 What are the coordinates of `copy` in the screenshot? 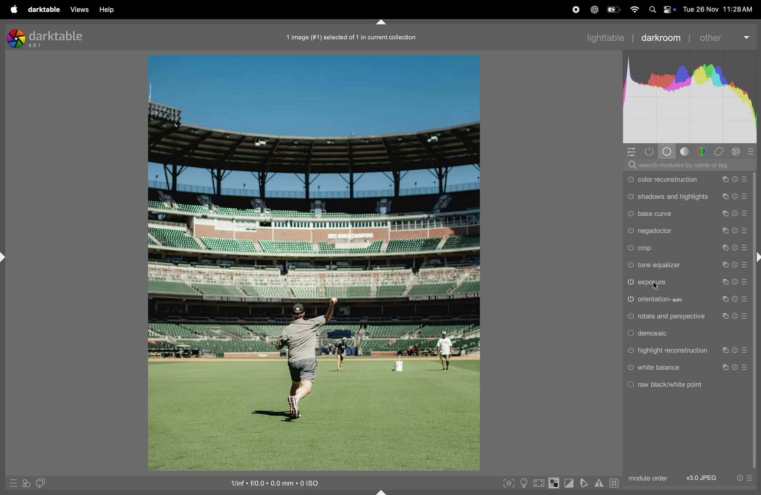 It's located at (726, 231).